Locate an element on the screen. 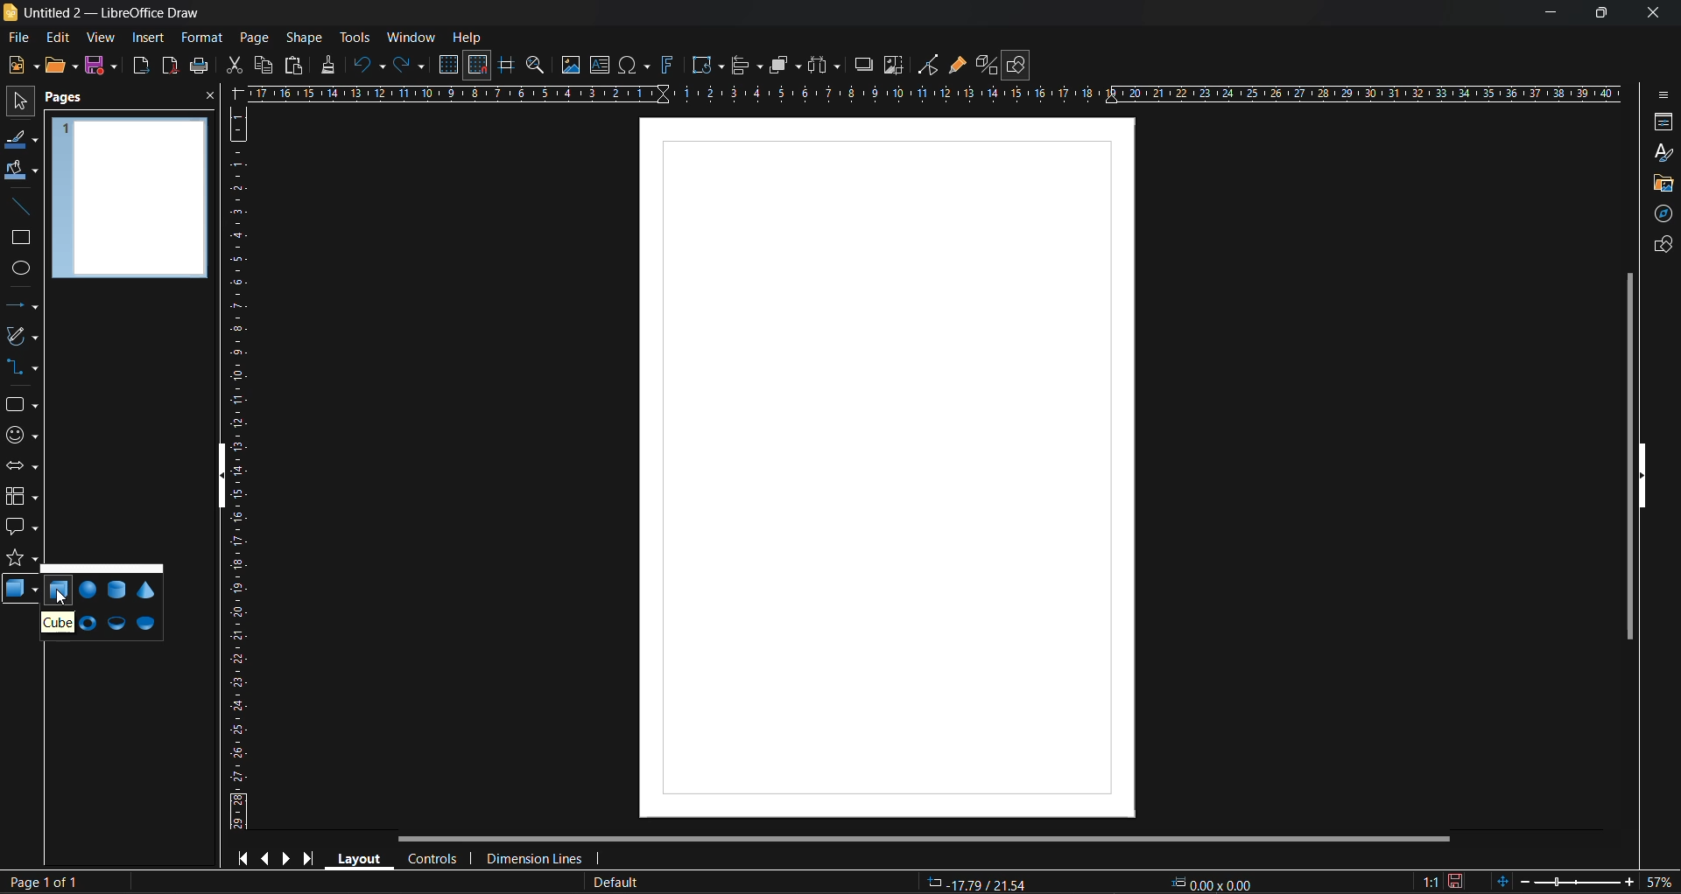  dimension lines is located at coordinates (535, 856).